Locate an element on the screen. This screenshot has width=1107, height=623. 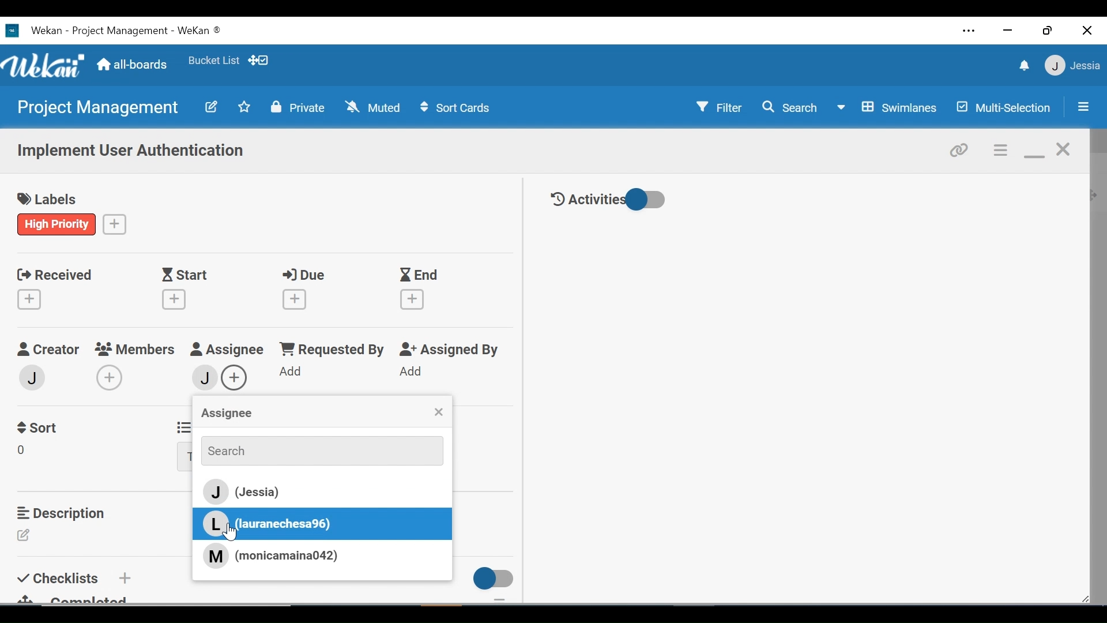
createEnd Date is located at coordinates (415, 299).